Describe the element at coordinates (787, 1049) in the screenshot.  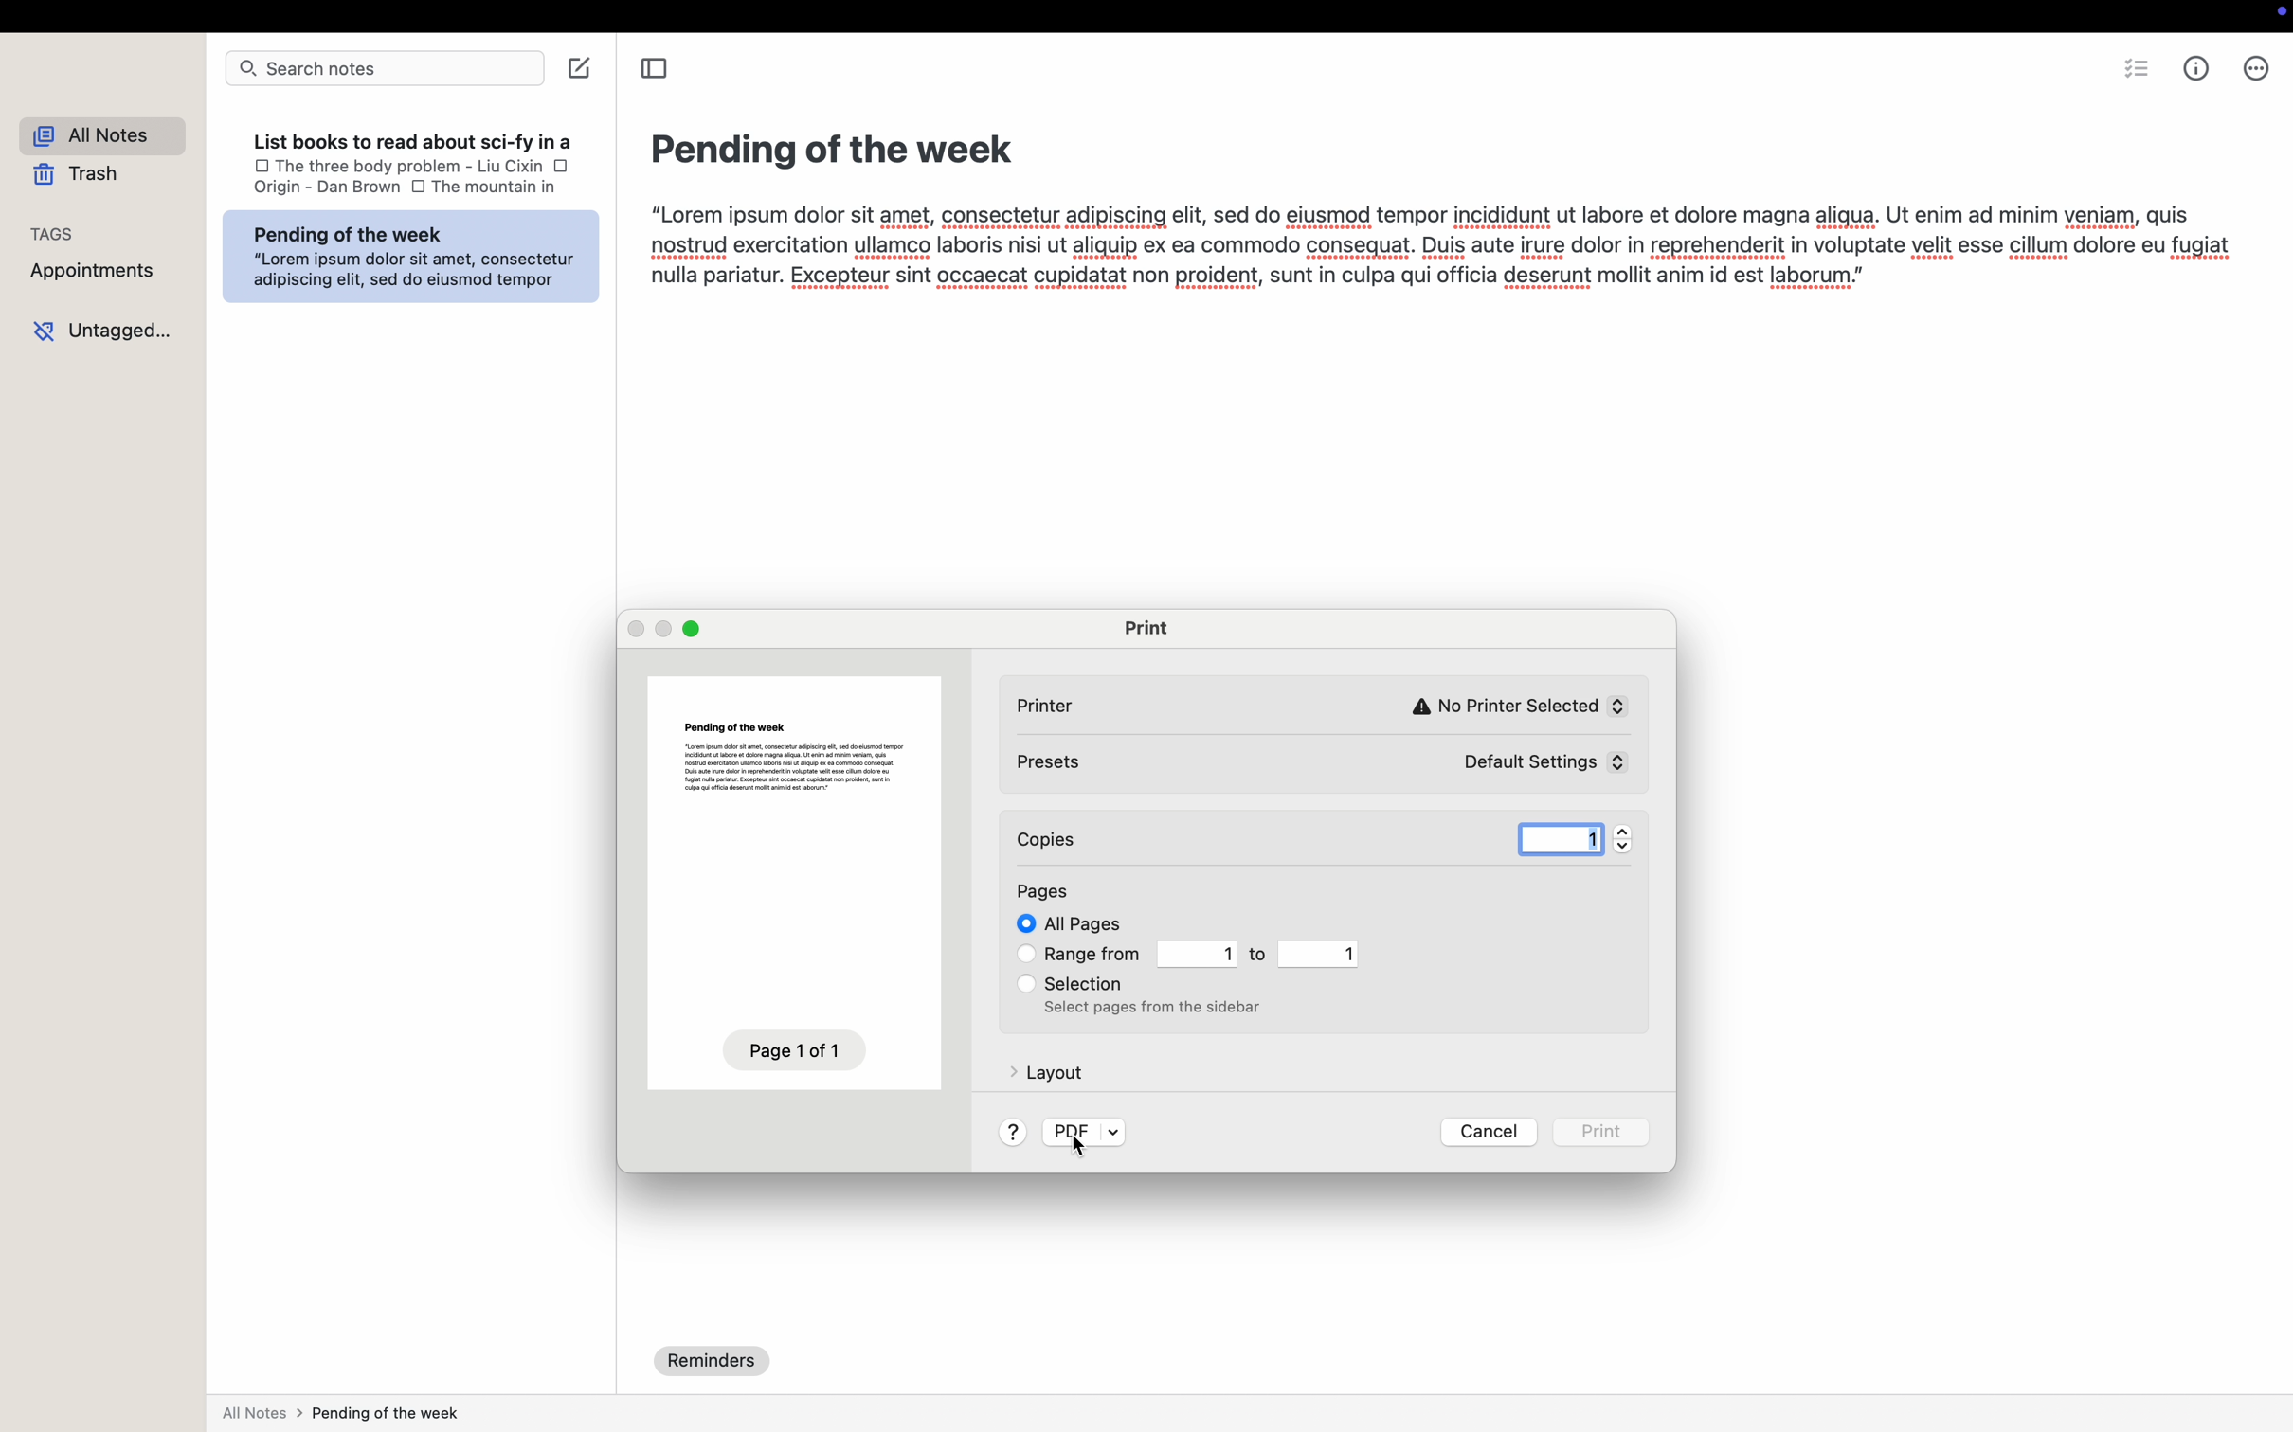
I see `Page 1 of 1` at that location.